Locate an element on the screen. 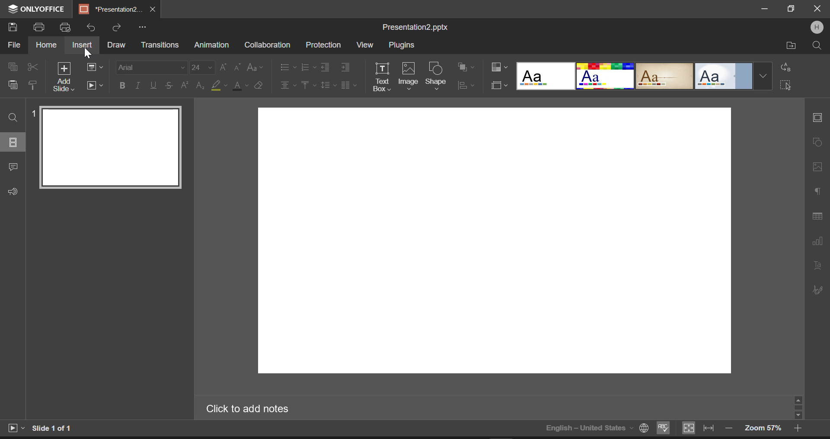 The height and width of the screenshot is (439, 830). Redo is located at coordinates (117, 26).